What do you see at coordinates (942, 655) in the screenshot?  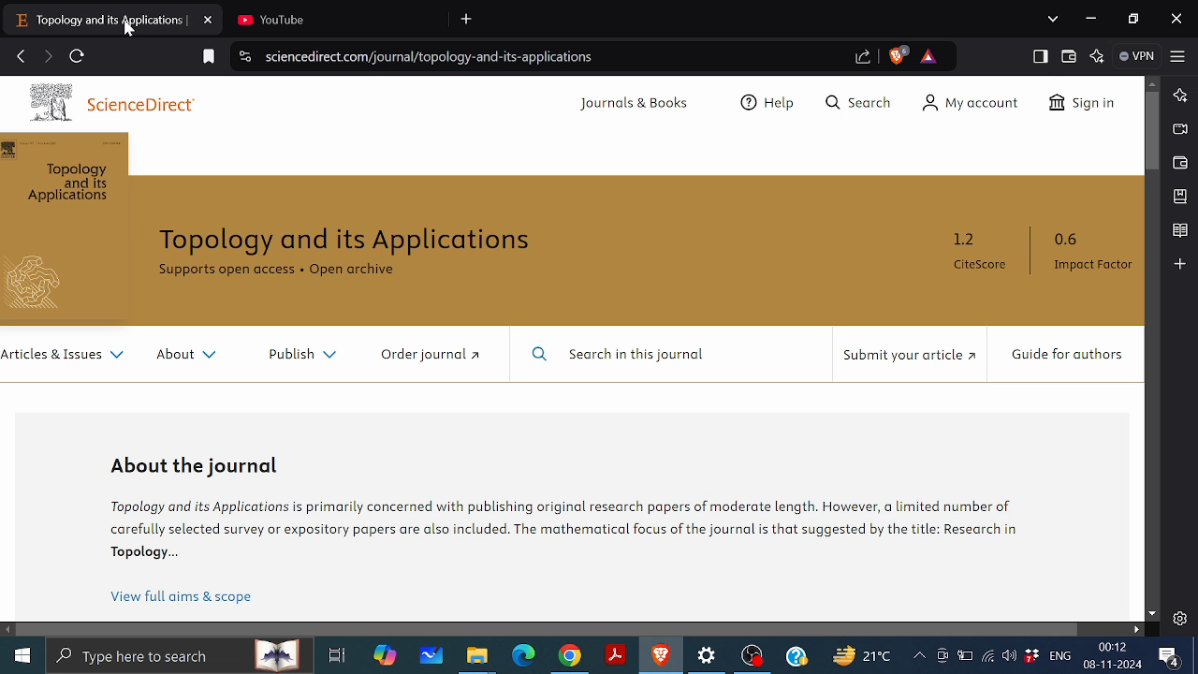 I see `Meet now` at bounding box center [942, 655].